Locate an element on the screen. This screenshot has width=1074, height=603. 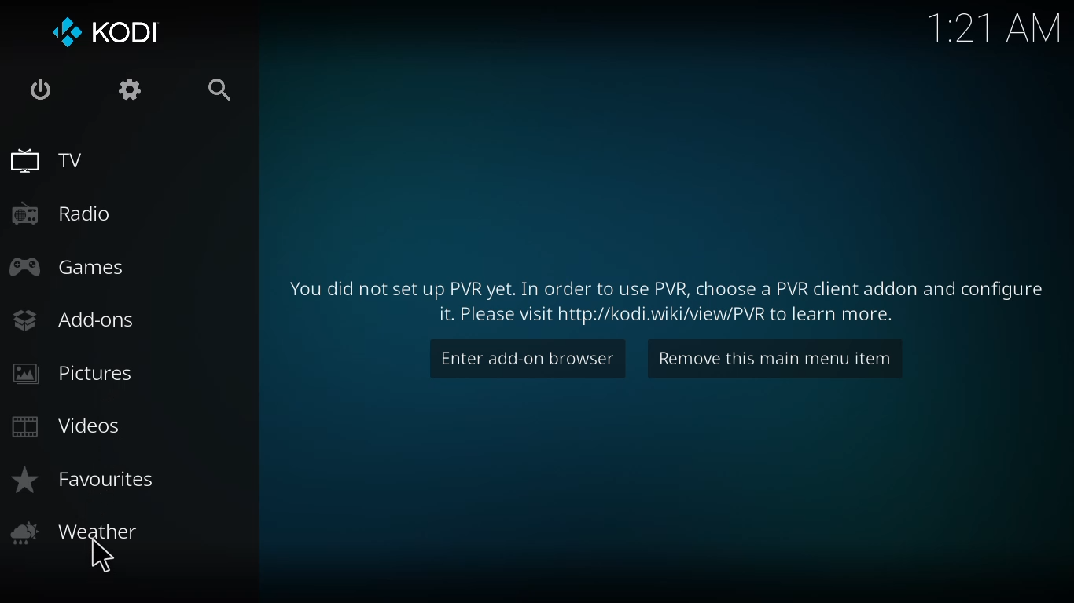
favorites is located at coordinates (83, 479).